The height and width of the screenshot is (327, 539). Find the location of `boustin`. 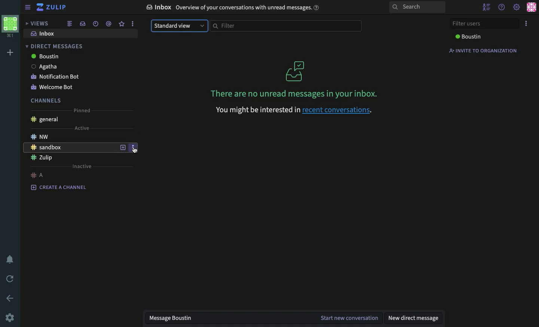

boustin is located at coordinates (467, 37).